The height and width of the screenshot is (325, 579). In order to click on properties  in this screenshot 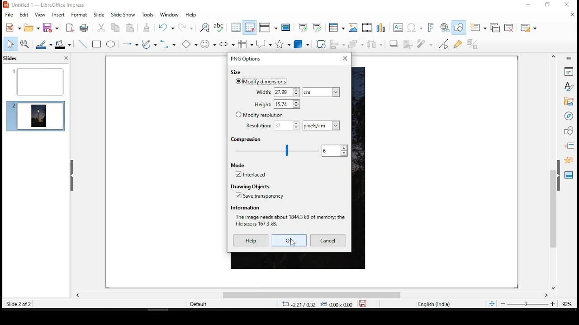, I will do `click(569, 71)`.